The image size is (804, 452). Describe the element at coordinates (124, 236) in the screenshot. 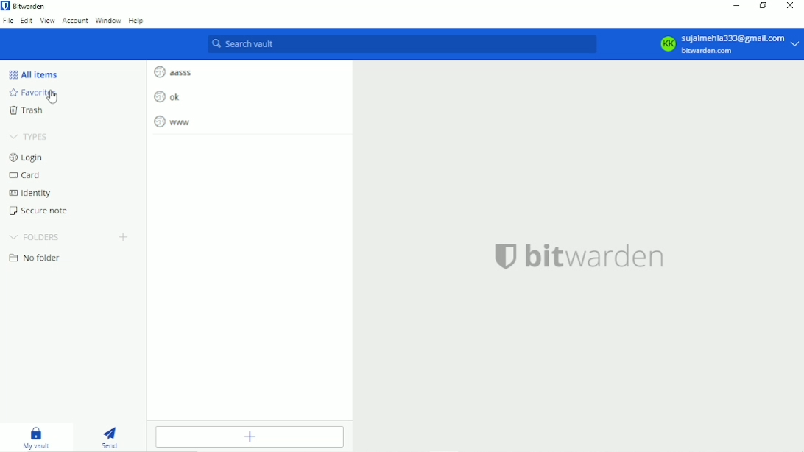

I see `Create folder` at that location.